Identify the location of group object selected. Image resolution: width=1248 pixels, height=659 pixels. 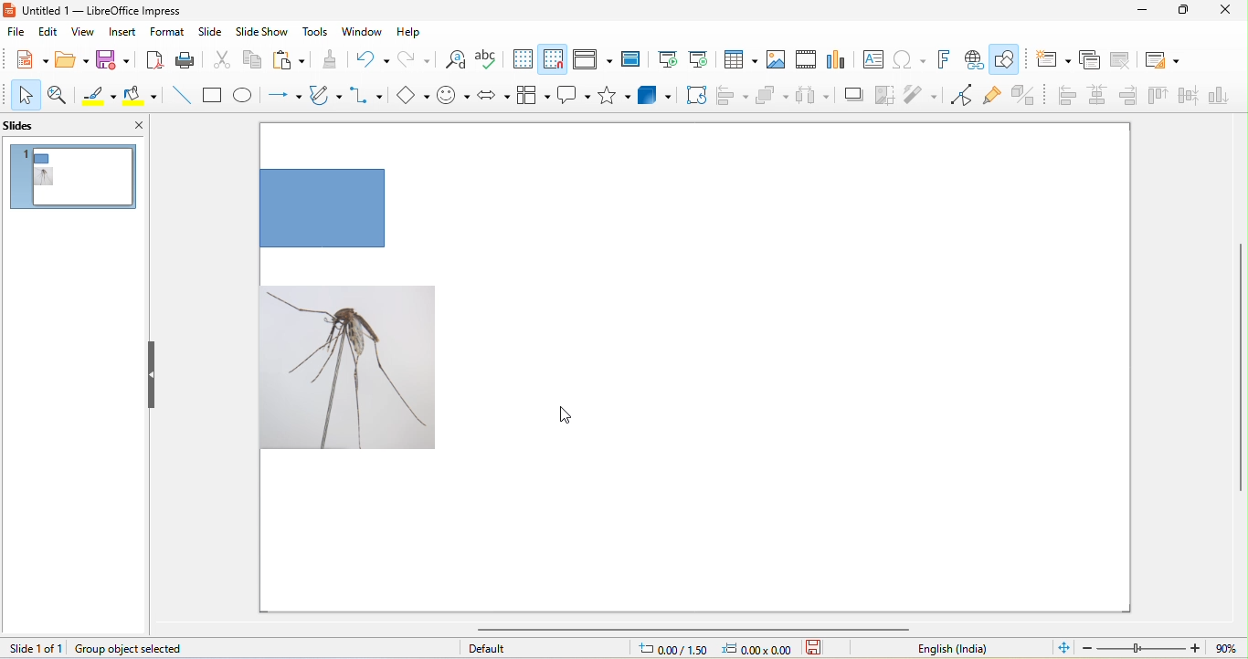
(154, 647).